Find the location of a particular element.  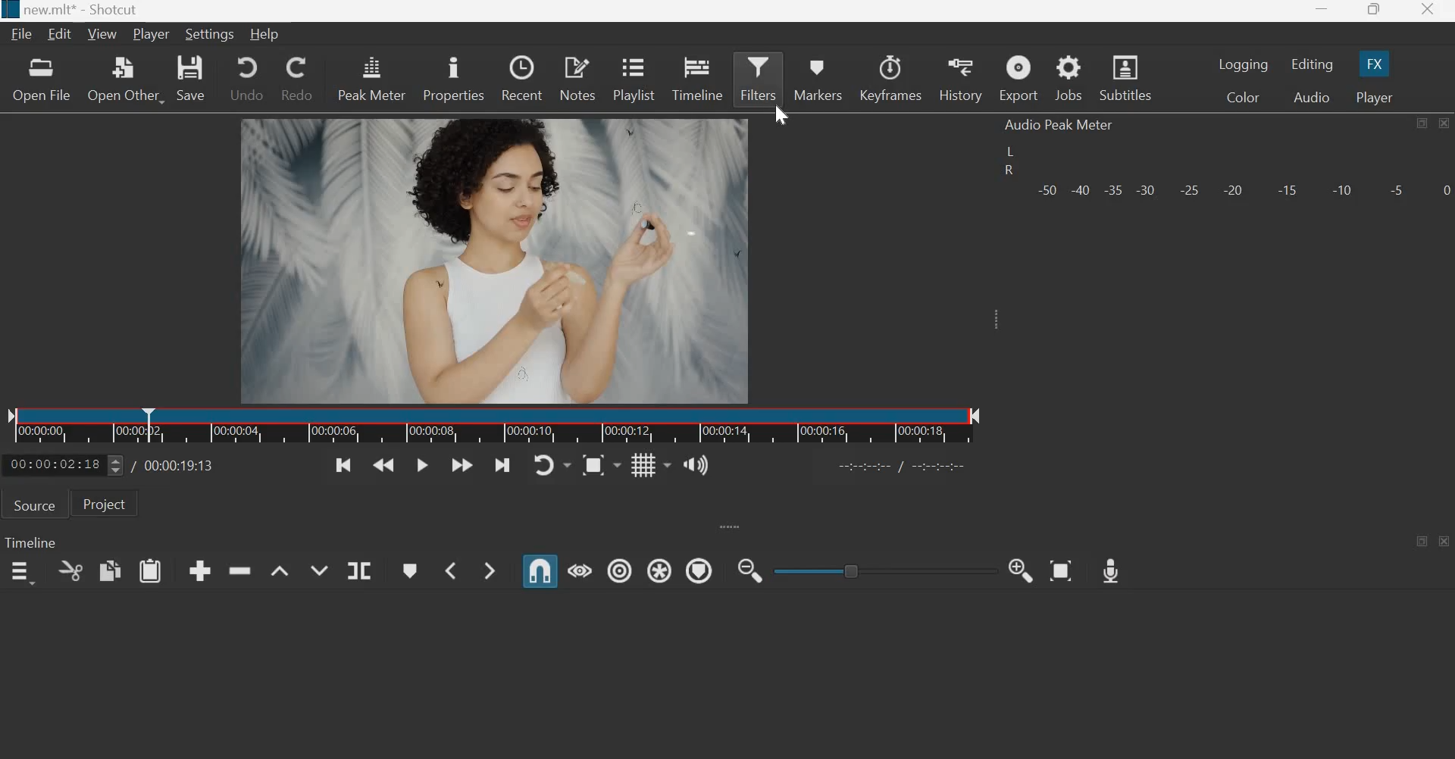

Snap is located at coordinates (540, 571).